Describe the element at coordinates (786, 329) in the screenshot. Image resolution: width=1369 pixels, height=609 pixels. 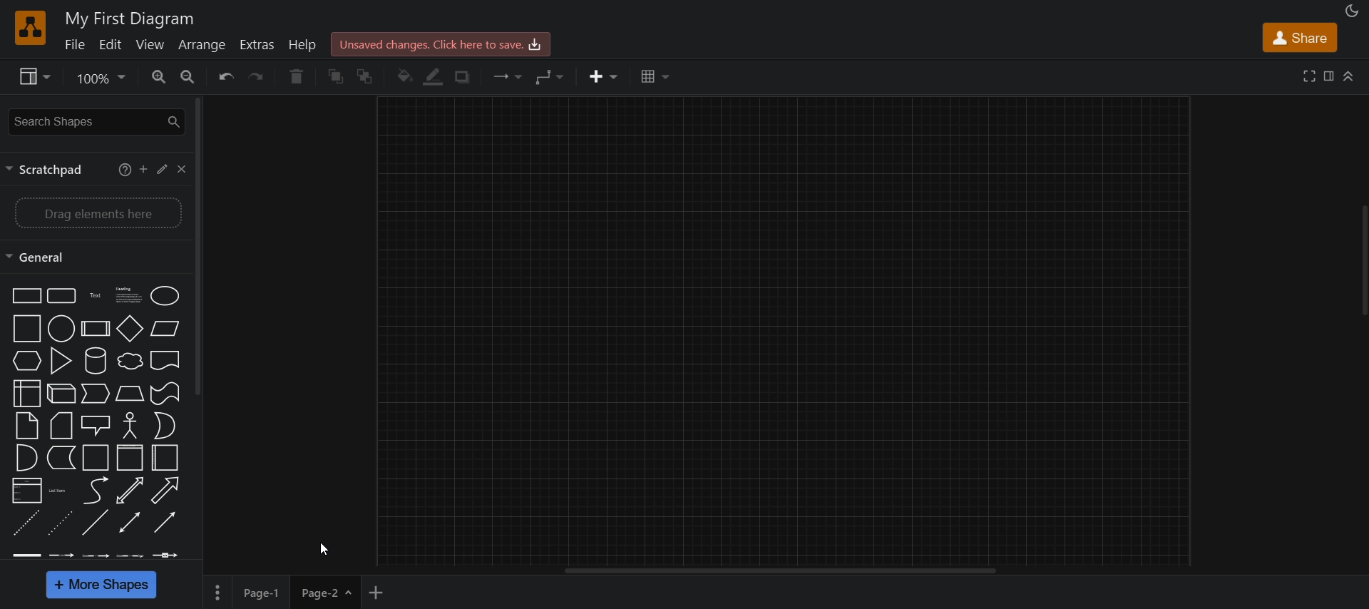
I see `canvas` at that location.